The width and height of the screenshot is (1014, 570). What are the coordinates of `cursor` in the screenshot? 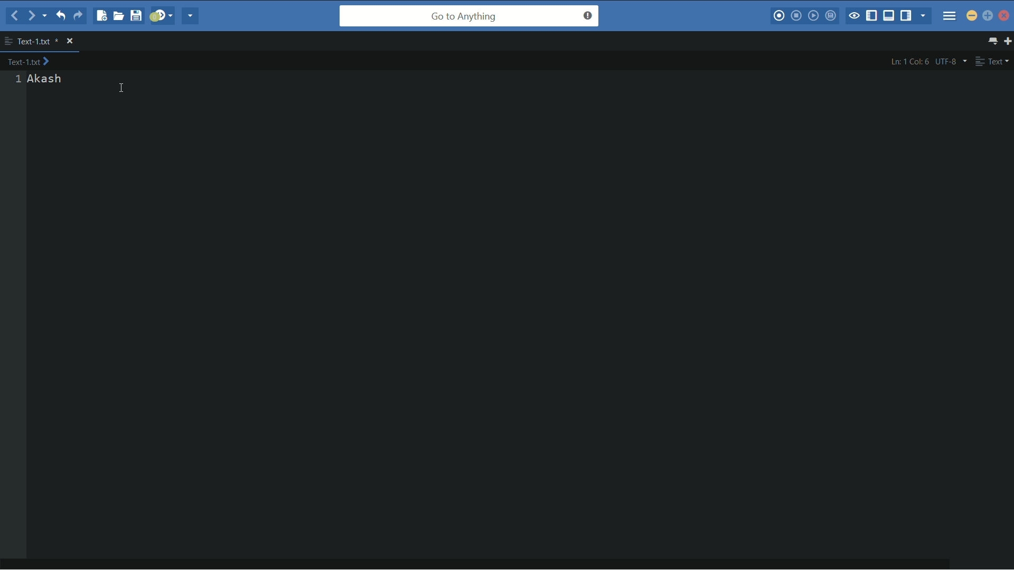 It's located at (121, 89).